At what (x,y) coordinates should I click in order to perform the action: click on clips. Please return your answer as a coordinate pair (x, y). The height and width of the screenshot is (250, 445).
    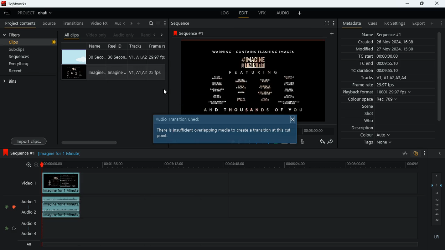
    Looking at the image, I should click on (30, 42).